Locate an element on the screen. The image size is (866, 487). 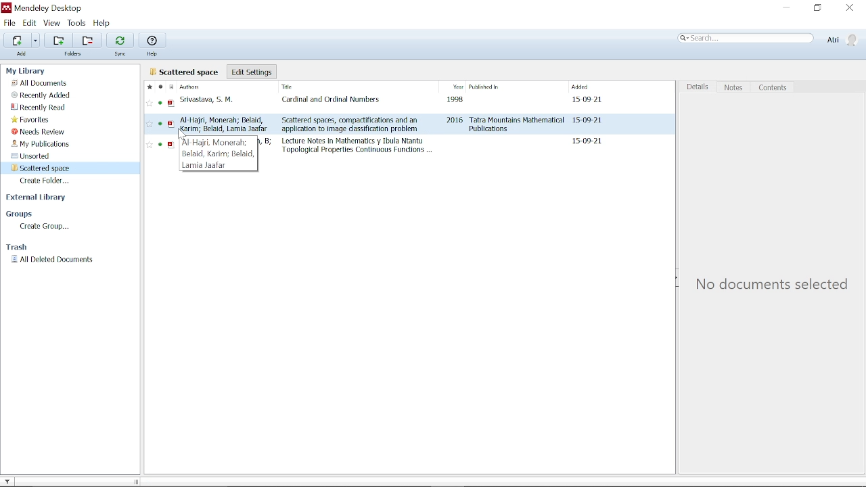
date is located at coordinates (586, 99).